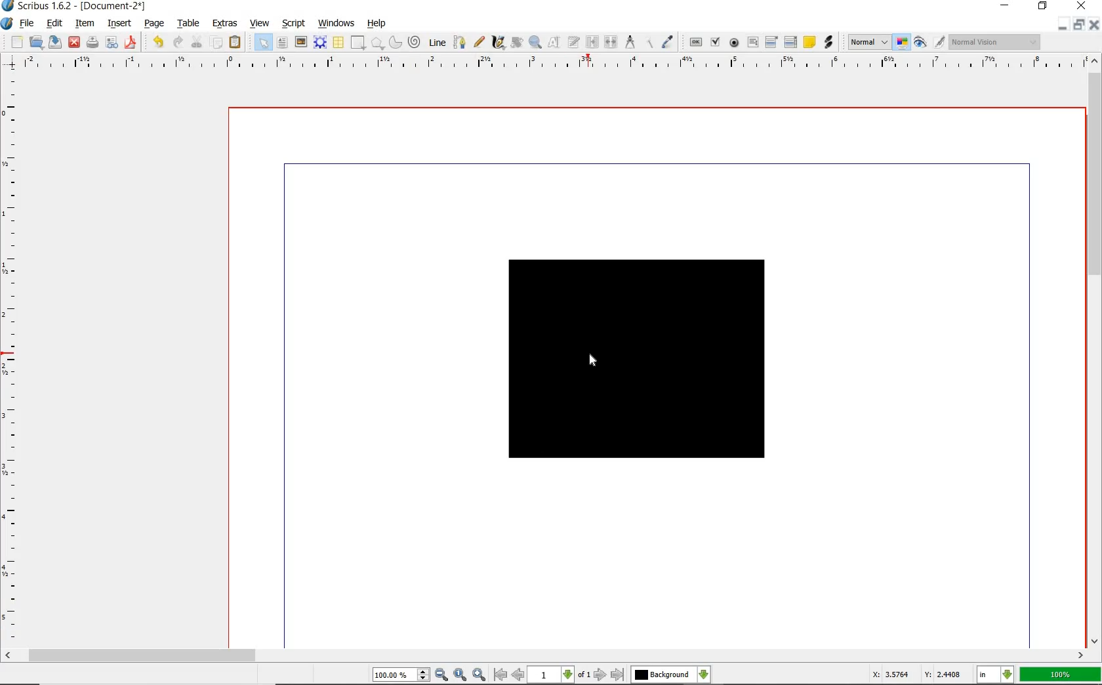 The height and width of the screenshot is (685, 1102). I want to click on RESTORE, so click(1076, 27).